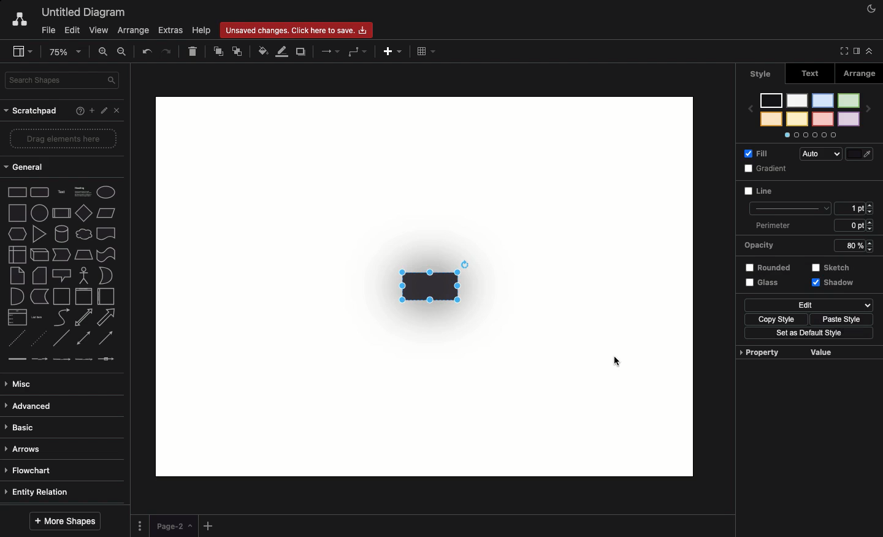 The height and width of the screenshot is (537, 883). Describe the element at coordinates (61, 339) in the screenshot. I see `line` at that location.